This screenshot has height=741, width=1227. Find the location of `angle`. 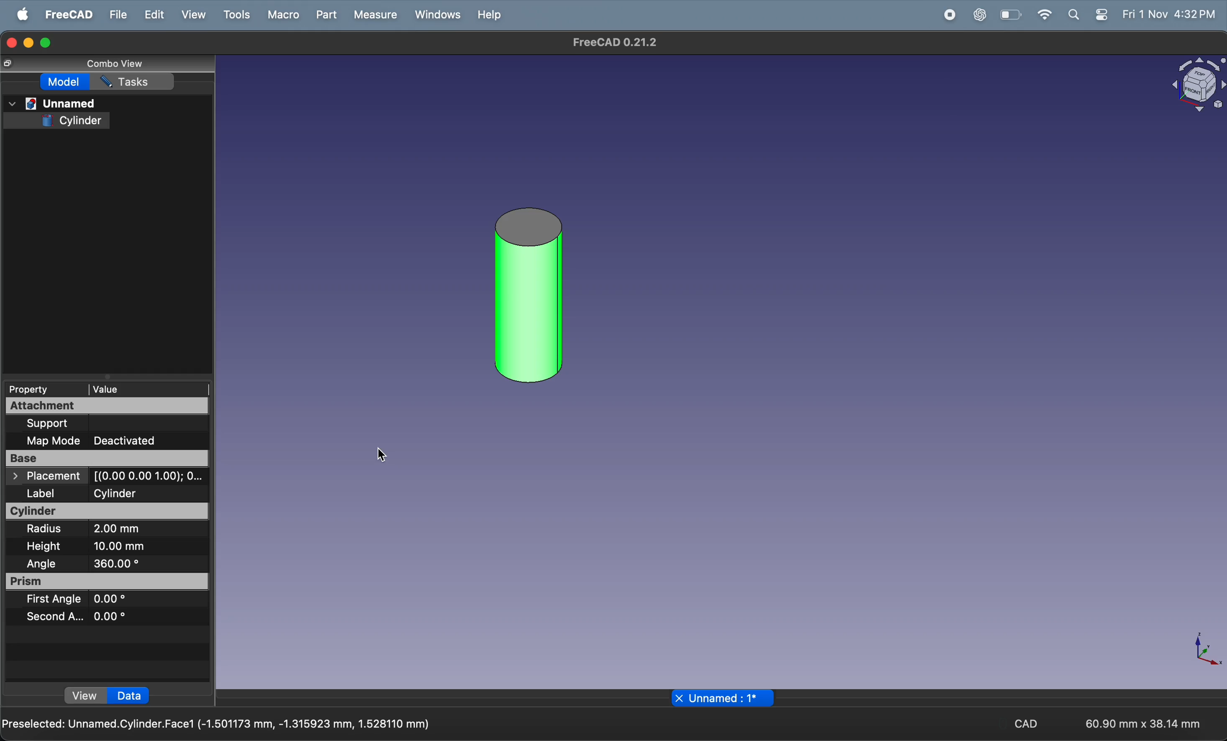

angle is located at coordinates (41, 564).